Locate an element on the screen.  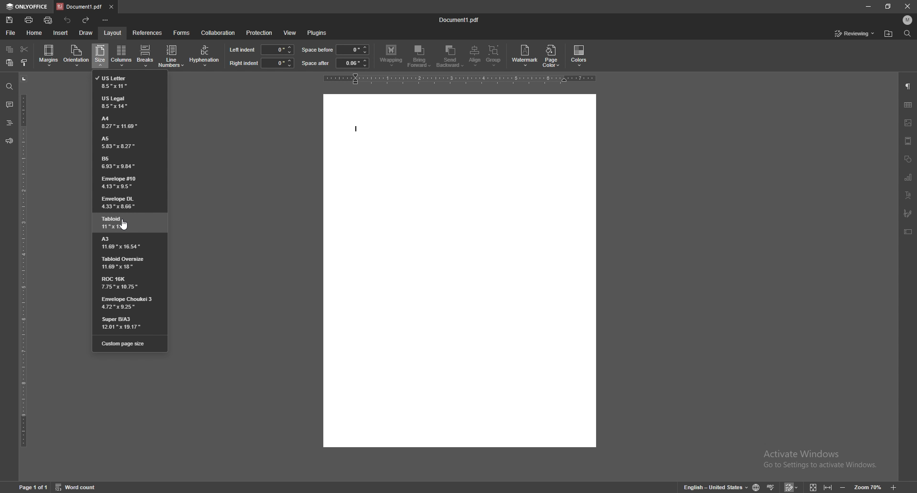
track changes is located at coordinates (793, 487).